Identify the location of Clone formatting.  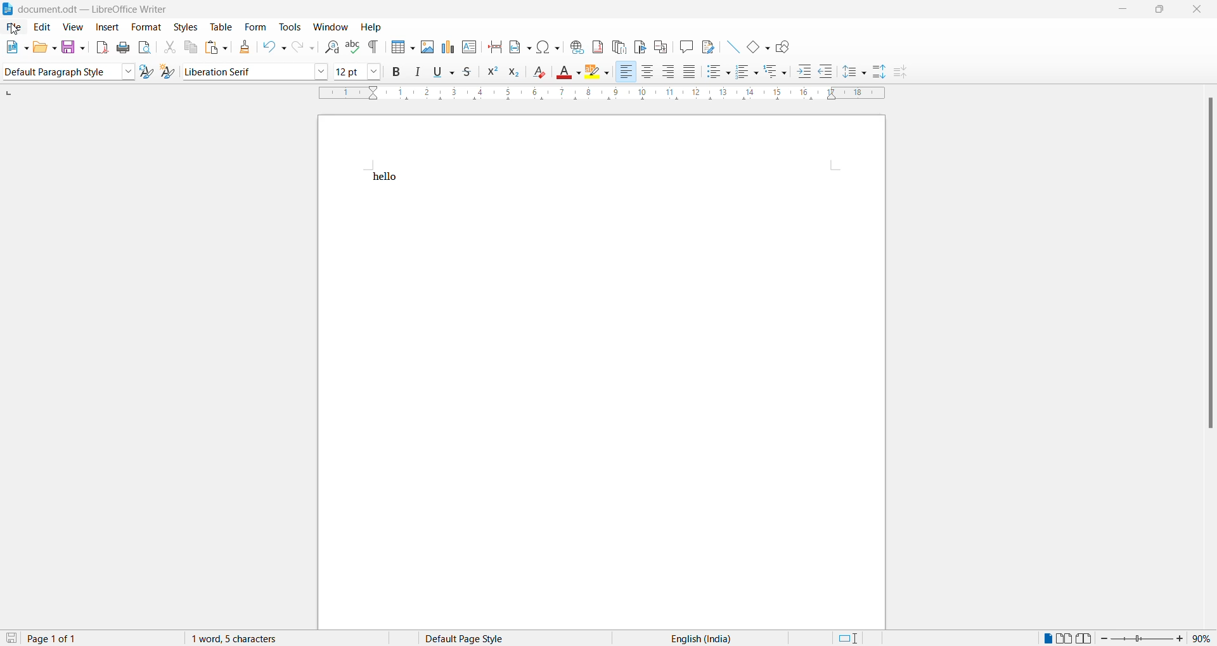
(241, 47).